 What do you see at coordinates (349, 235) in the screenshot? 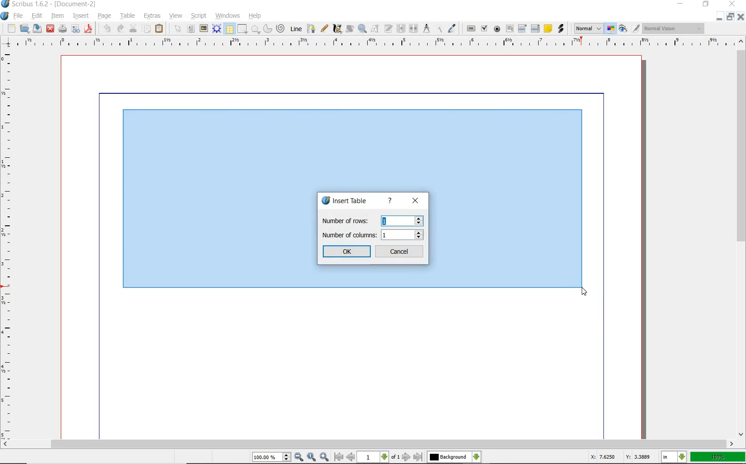
I see `Number of columns:` at bounding box center [349, 235].